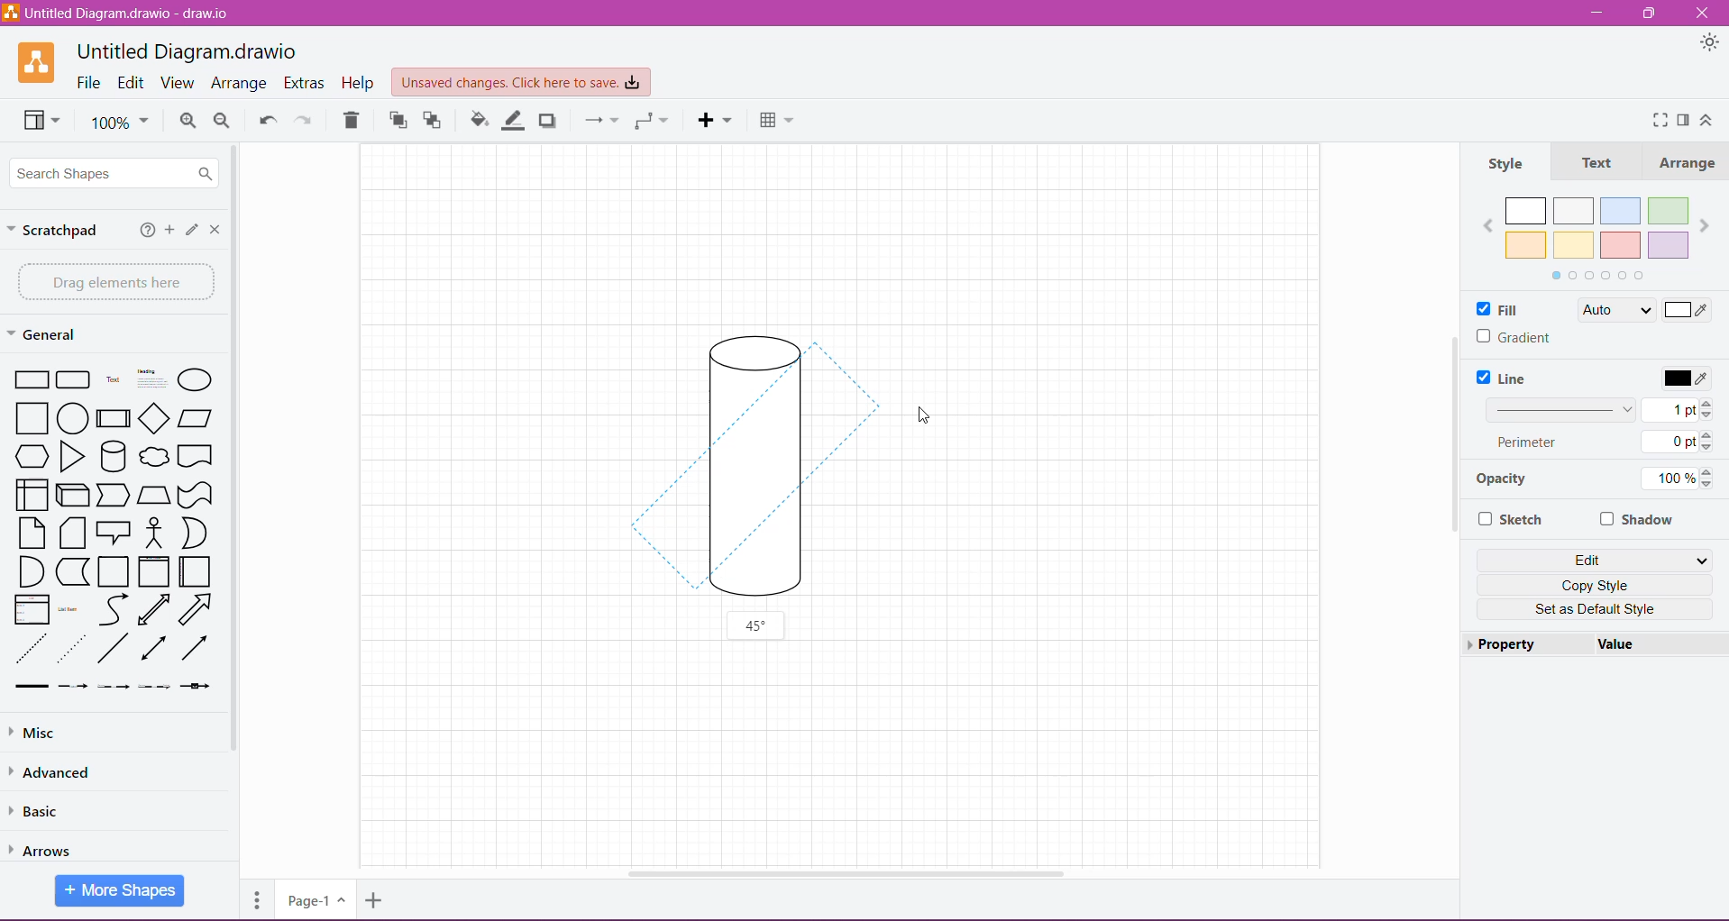  Describe the element at coordinates (599, 122) in the screenshot. I see `Connection` at that location.